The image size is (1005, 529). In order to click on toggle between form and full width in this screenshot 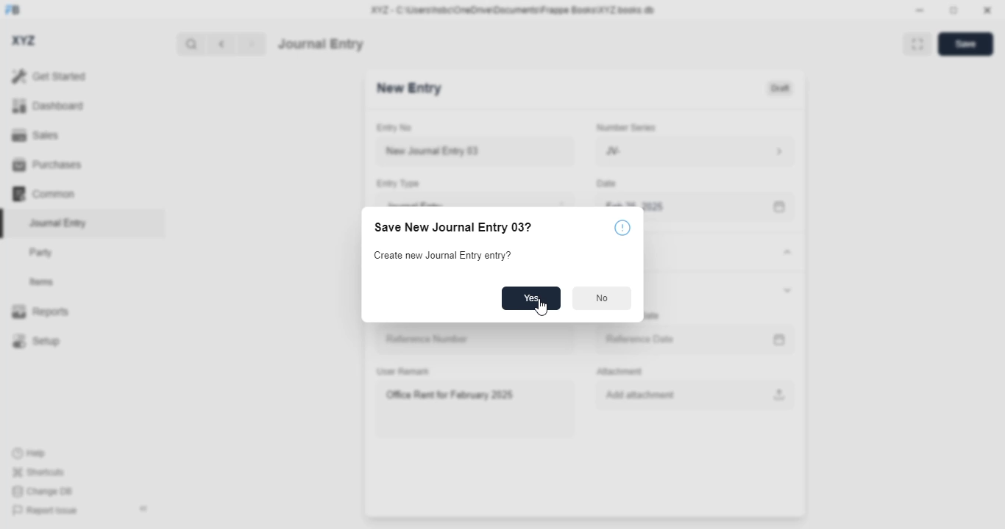, I will do `click(918, 44)`.